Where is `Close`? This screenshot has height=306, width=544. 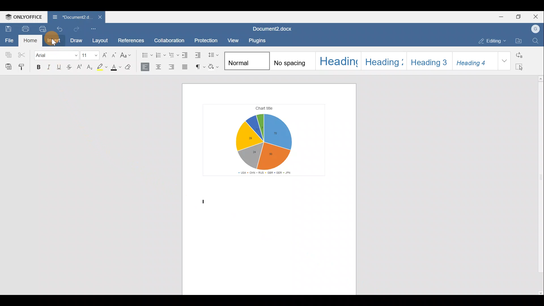
Close is located at coordinates (537, 16).